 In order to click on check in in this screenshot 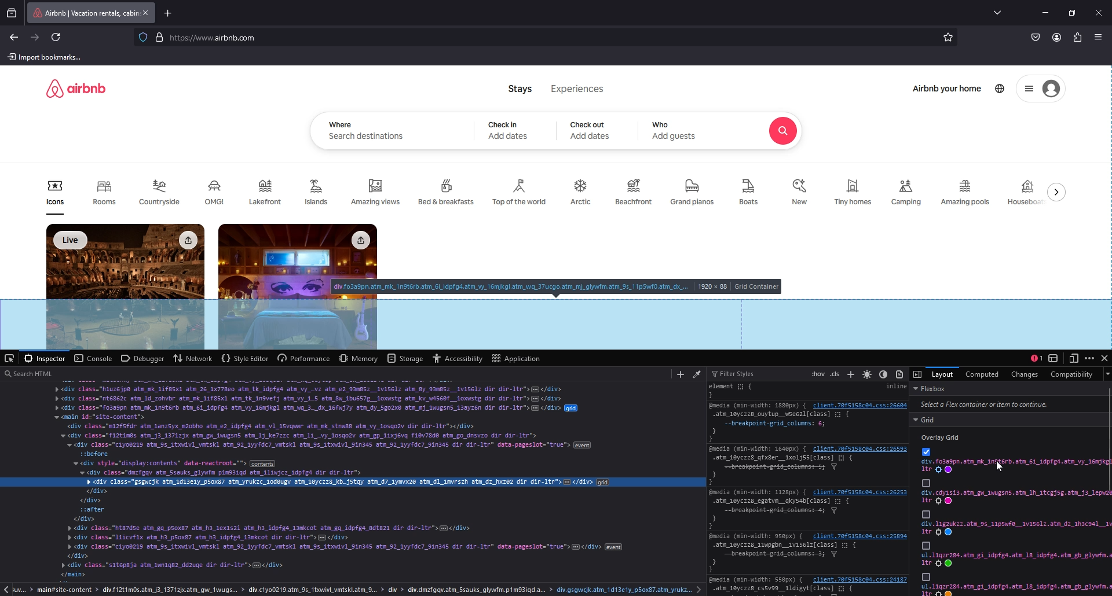, I will do `click(506, 124)`.